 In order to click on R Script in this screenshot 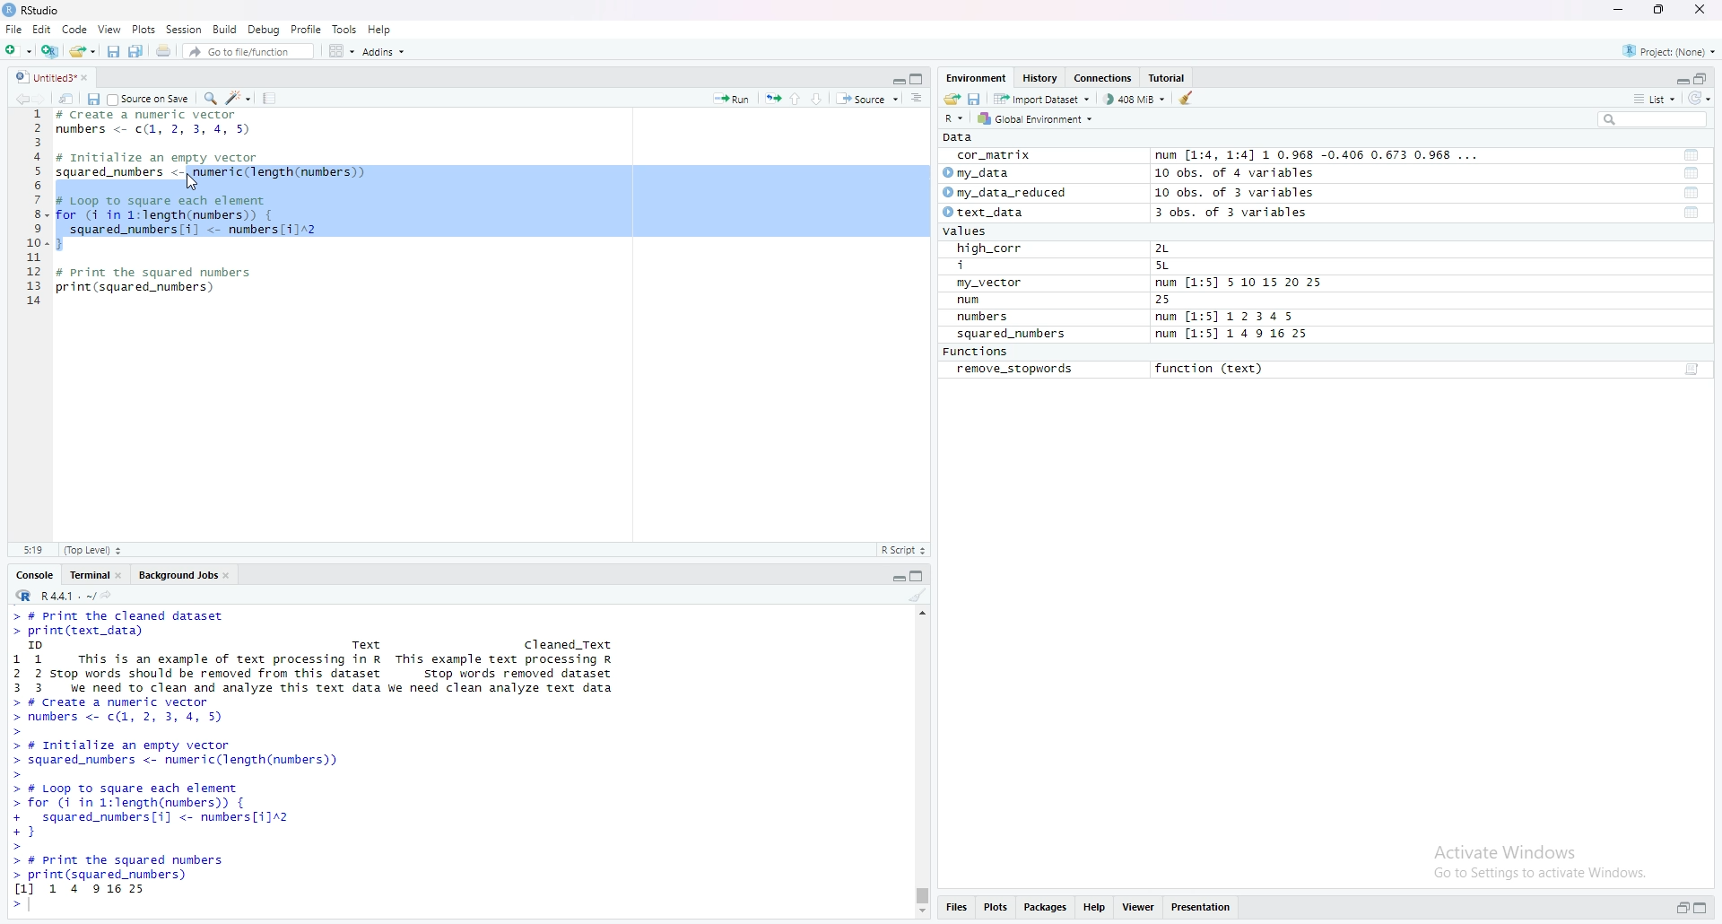, I will do `click(903, 549)`.